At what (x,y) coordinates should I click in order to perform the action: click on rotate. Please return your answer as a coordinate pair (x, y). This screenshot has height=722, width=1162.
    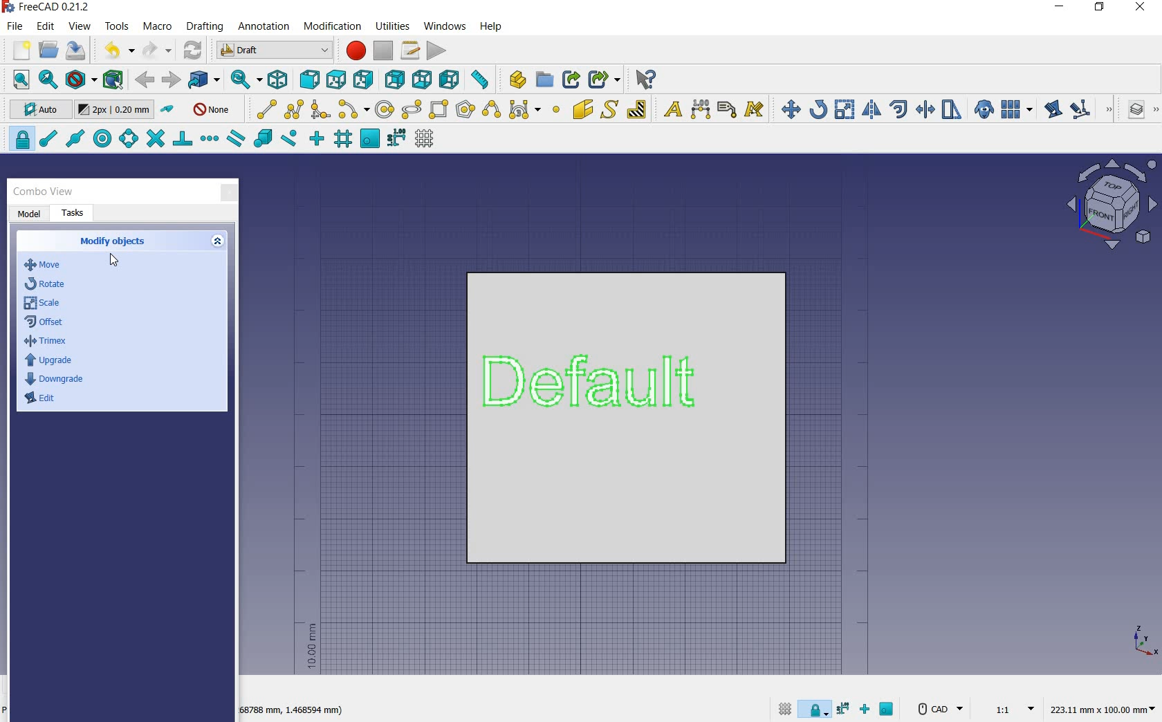
    Looking at the image, I should click on (818, 109).